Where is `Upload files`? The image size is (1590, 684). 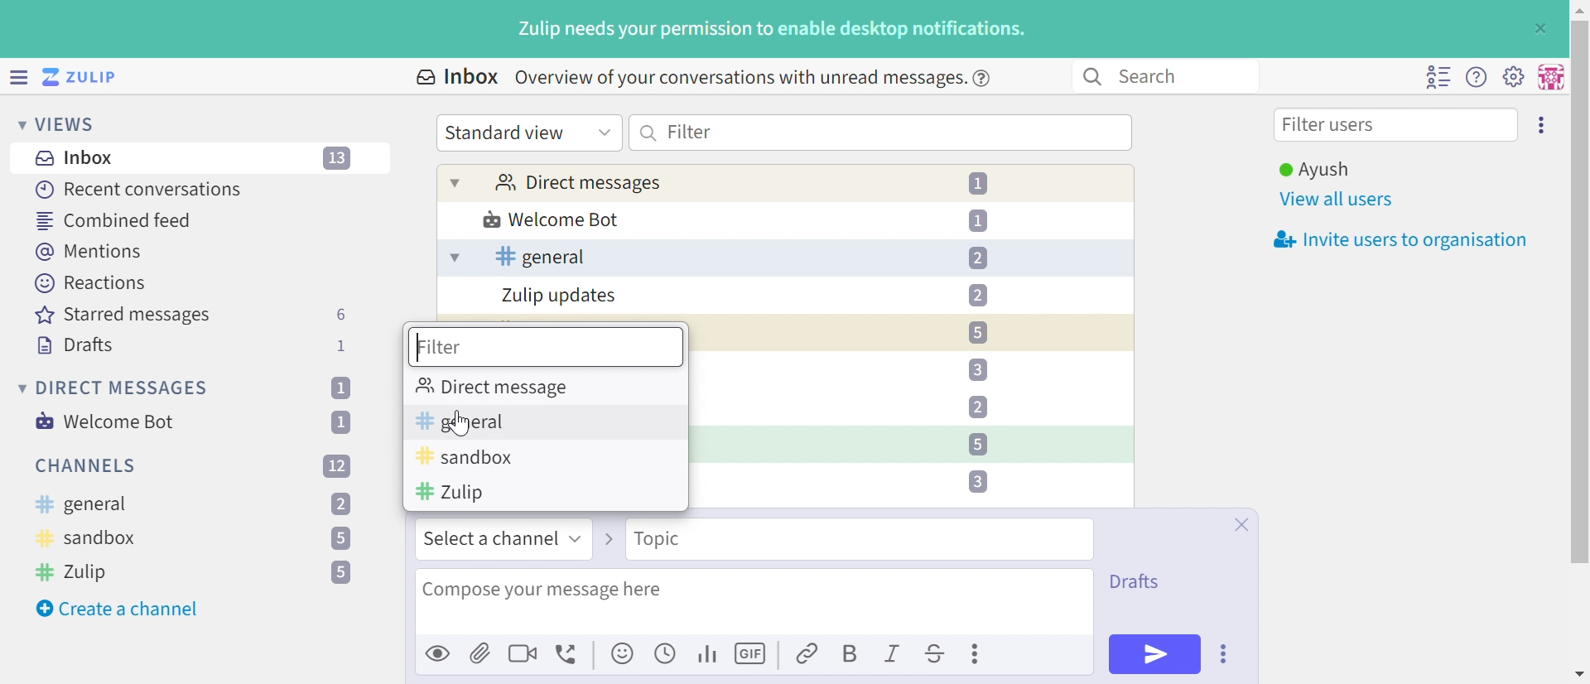 Upload files is located at coordinates (480, 653).